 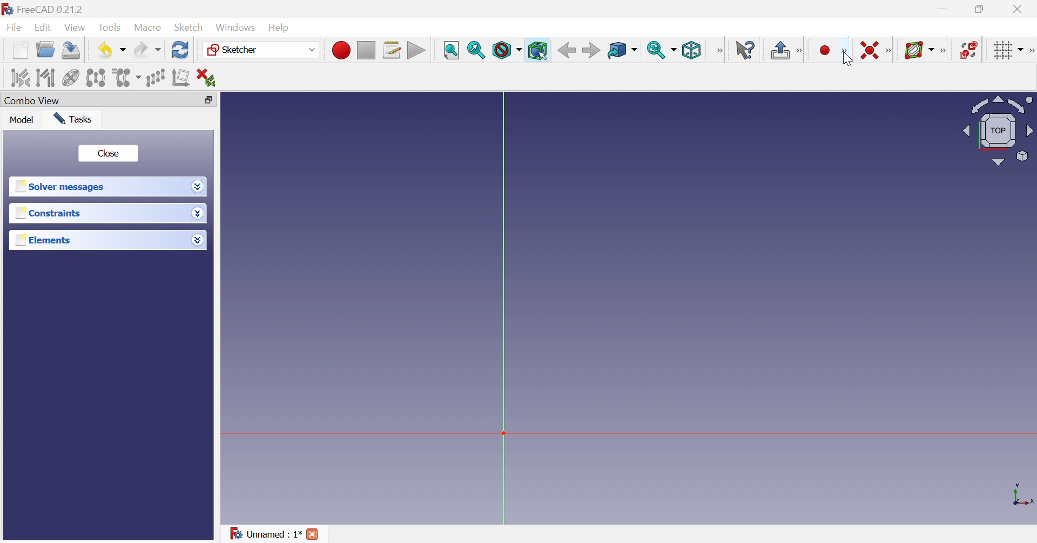 What do you see at coordinates (198, 213) in the screenshot?
I see `Drop down` at bounding box center [198, 213].